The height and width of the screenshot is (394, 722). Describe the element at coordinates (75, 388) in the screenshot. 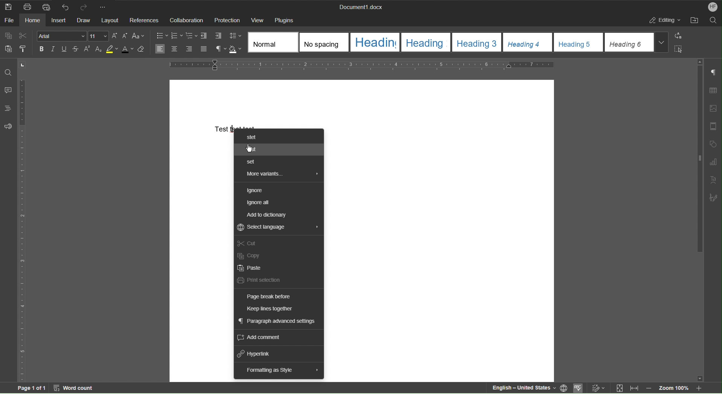

I see `Word count` at that location.